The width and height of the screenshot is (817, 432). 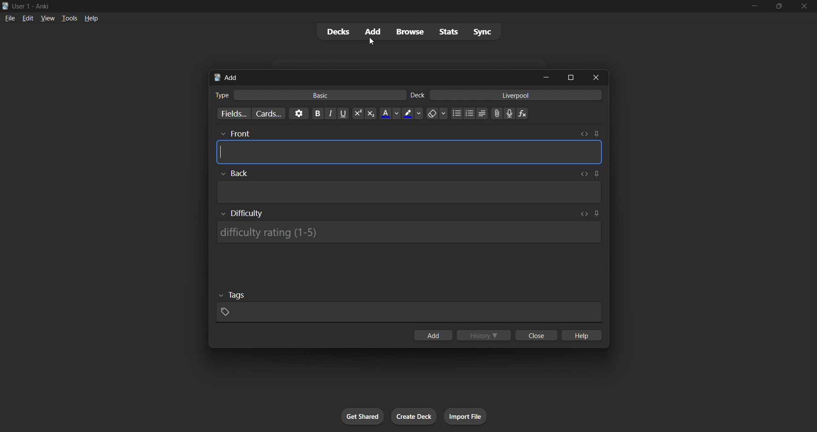 What do you see at coordinates (305, 94) in the screenshot?
I see `card type input box` at bounding box center [305, 94].